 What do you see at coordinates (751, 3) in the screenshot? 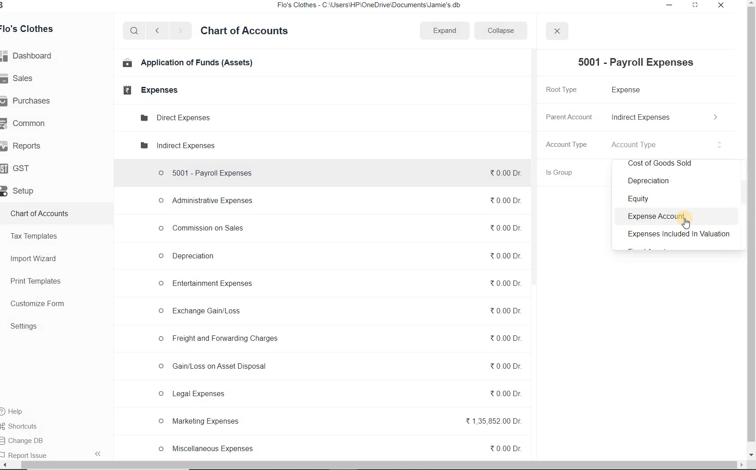
I see `move up` at bounding box center [751, 3].